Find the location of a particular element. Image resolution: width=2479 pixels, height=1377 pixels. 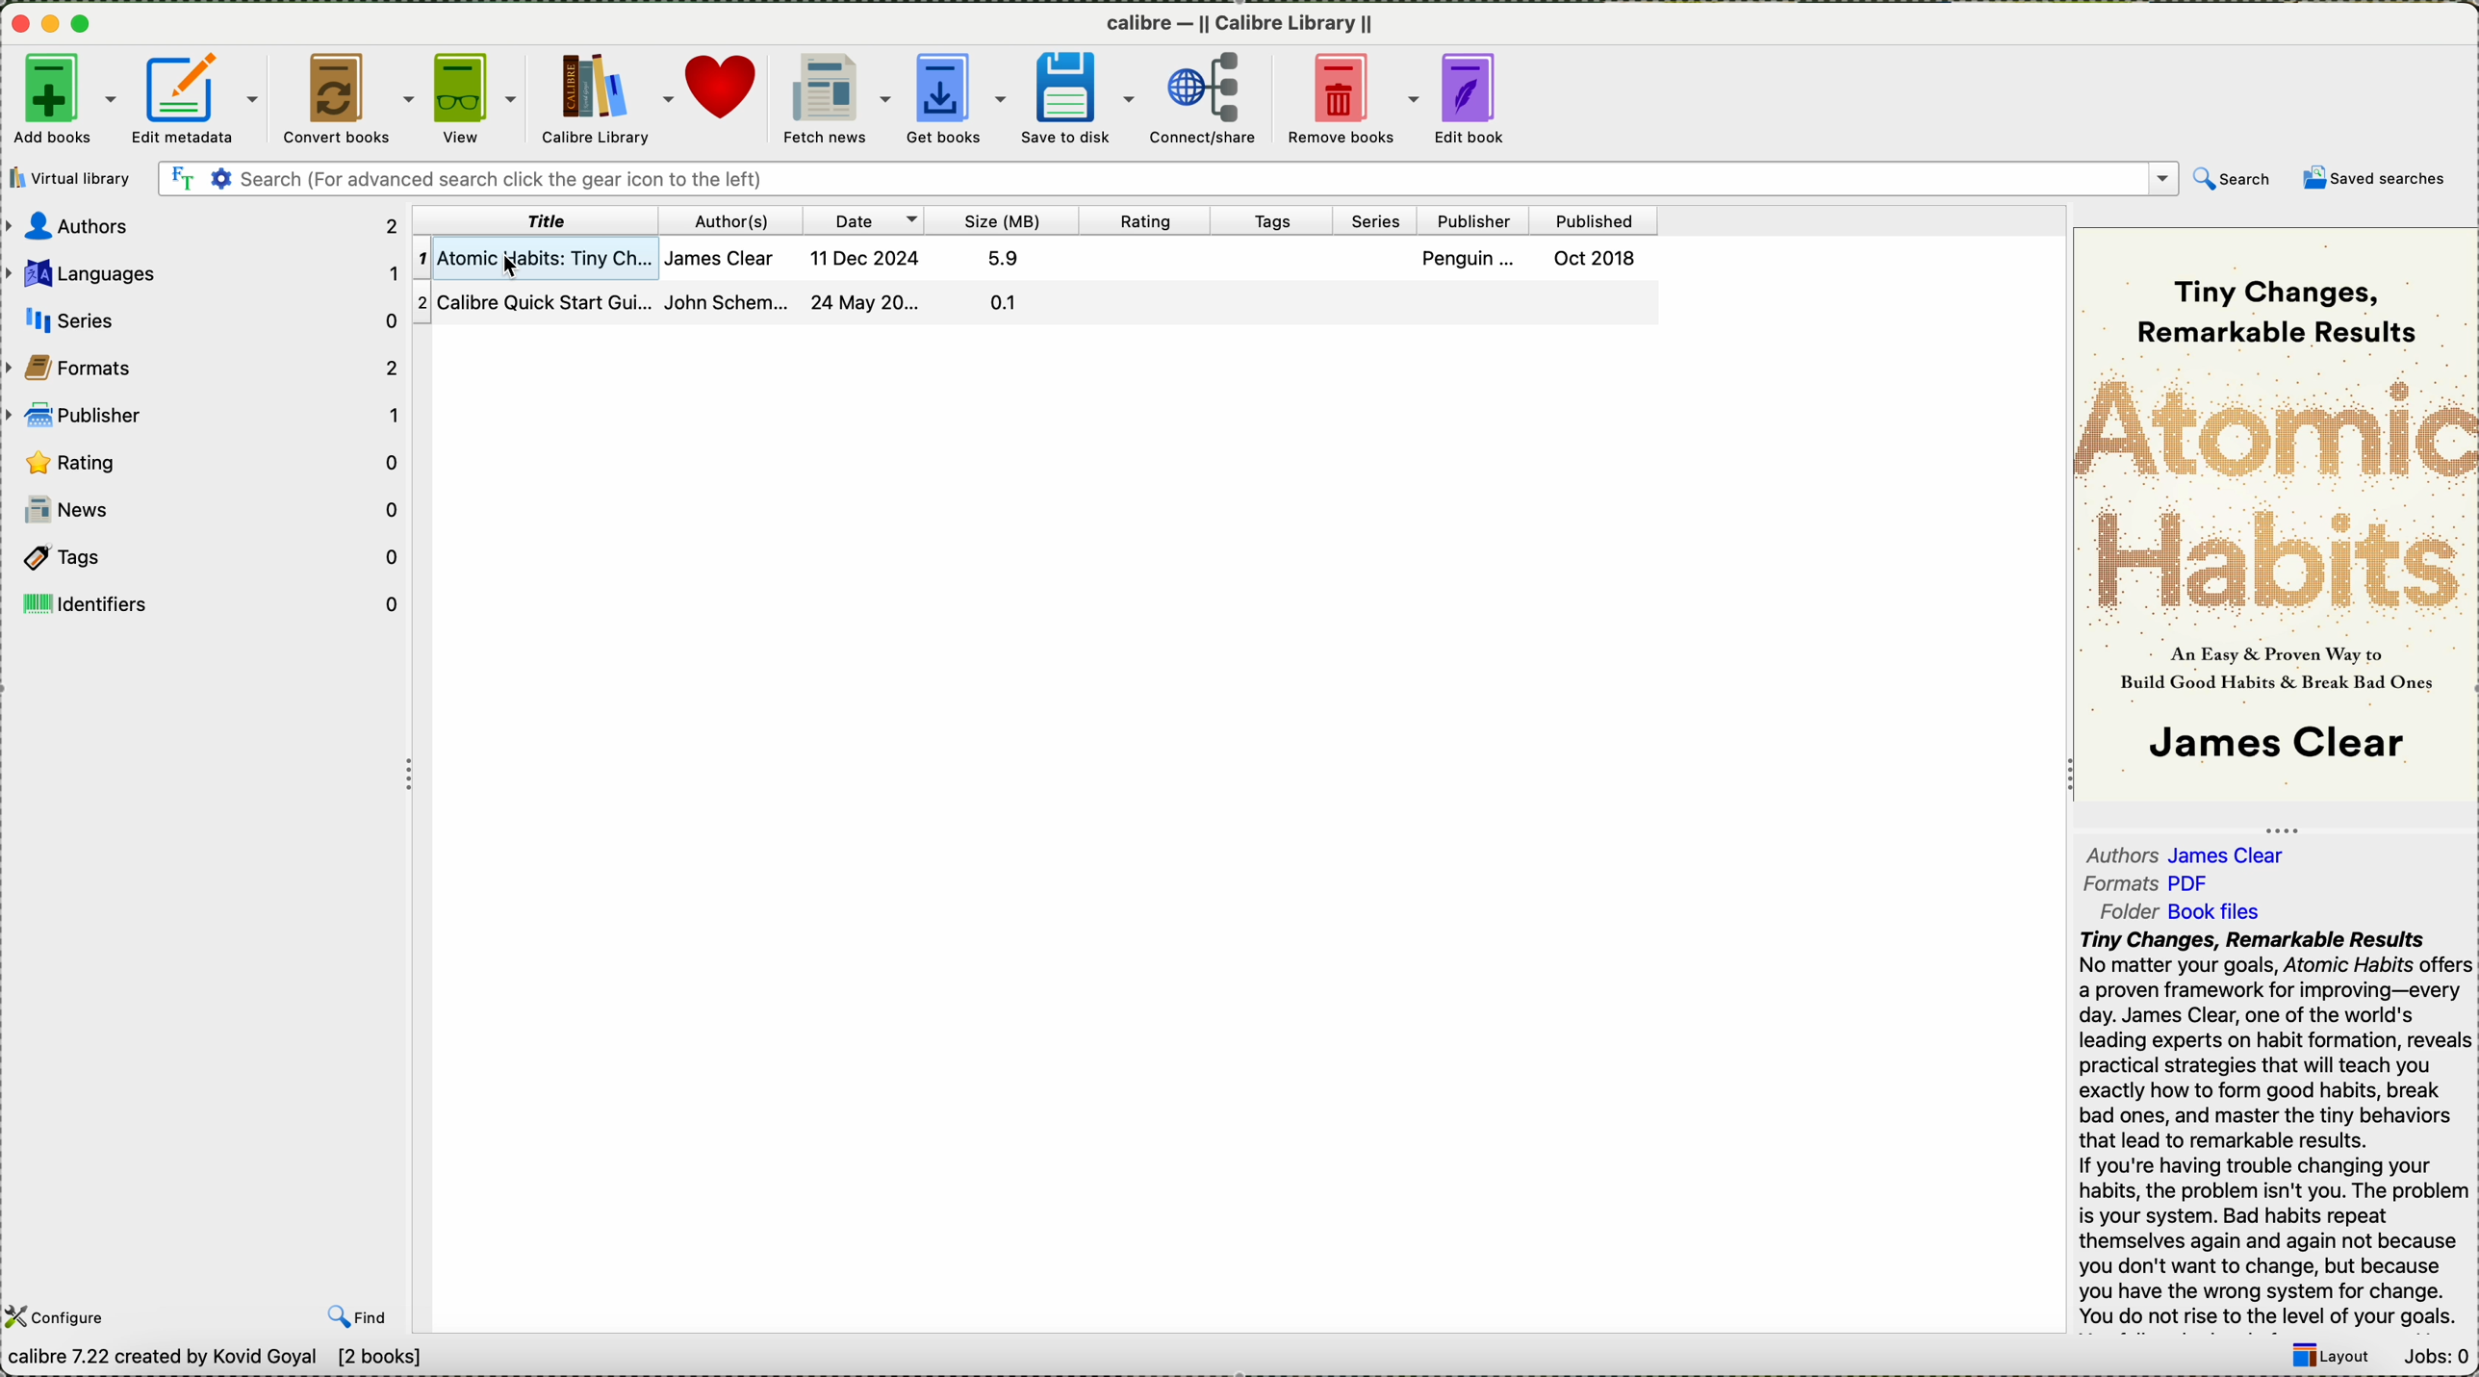

layout is located at coordinates (2338, 1357).